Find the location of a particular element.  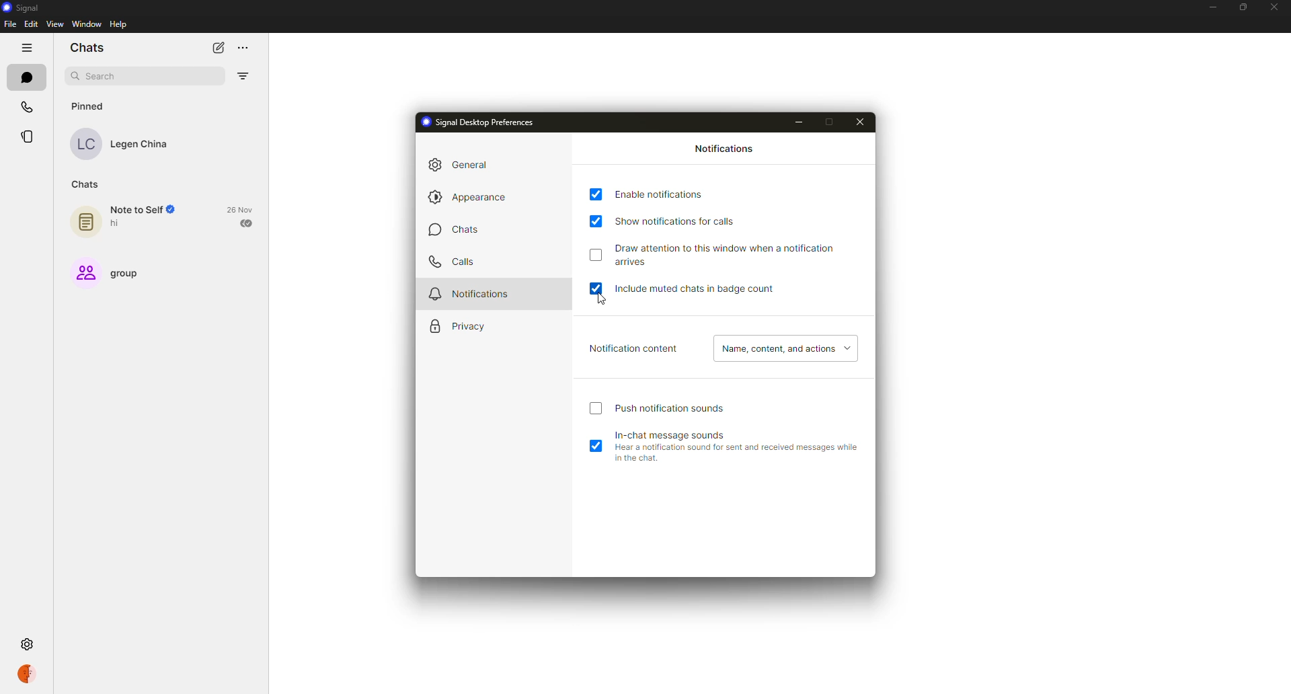

show notifications for calls is located at coordinates (689, 221).